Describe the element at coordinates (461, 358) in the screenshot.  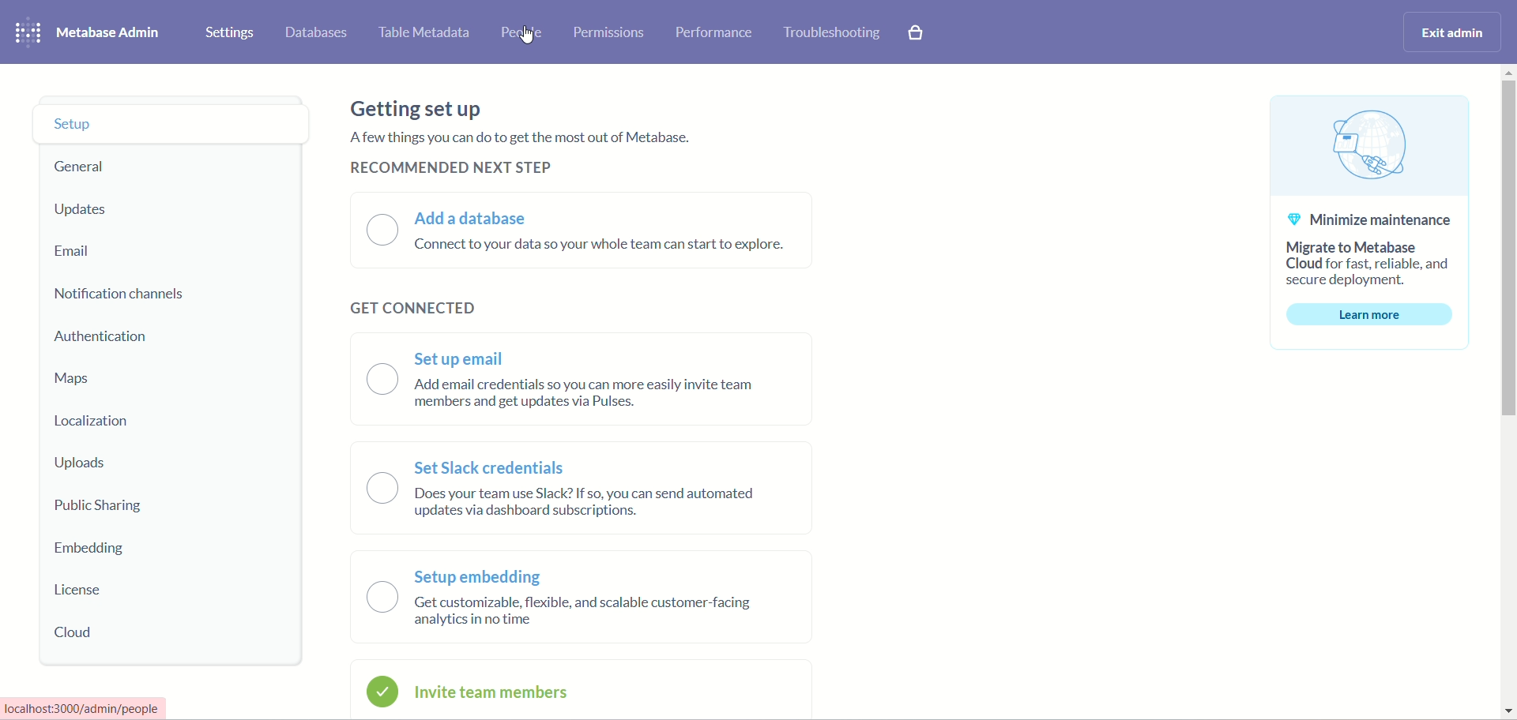
I see `set up email` at that location.